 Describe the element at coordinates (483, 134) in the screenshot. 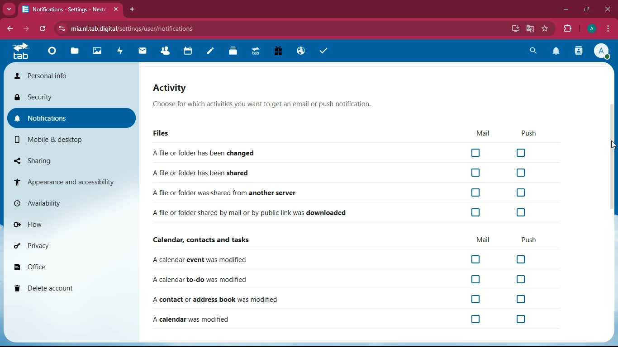

I see `mail` at that location.